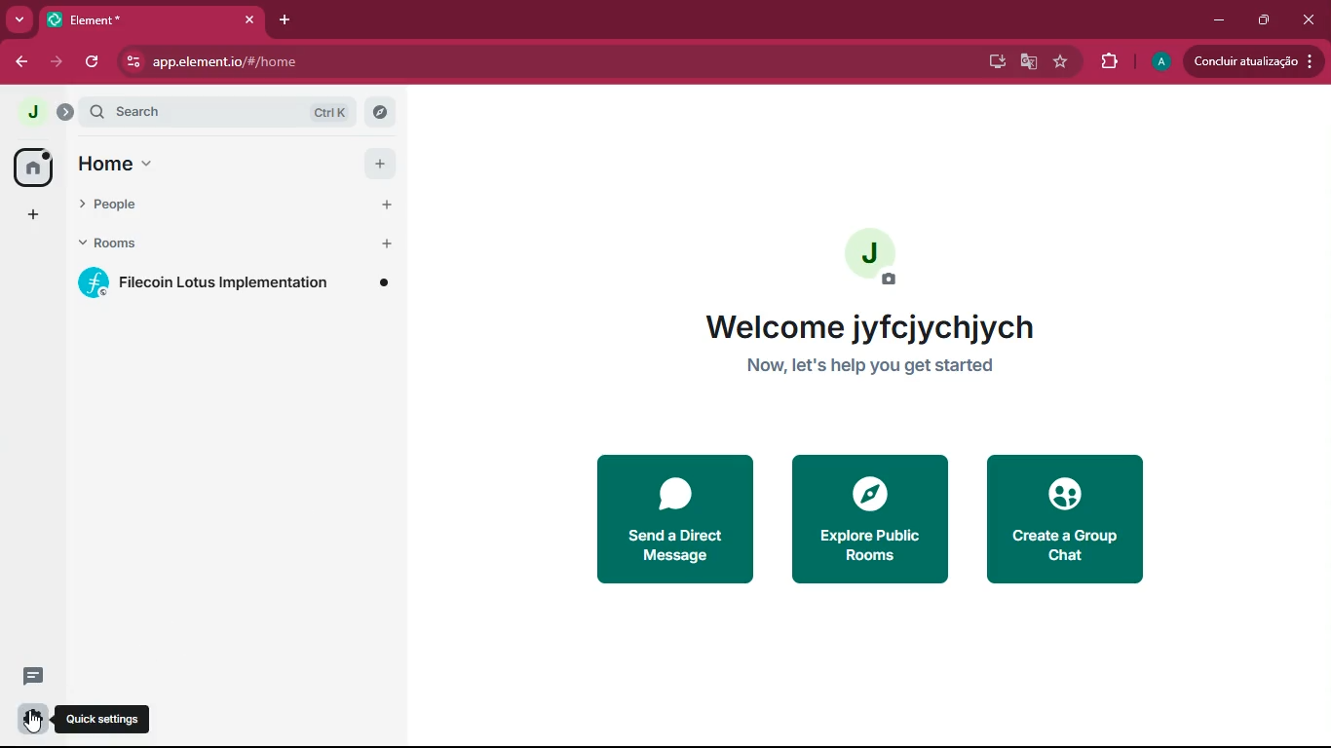 The width and height of the screenshot is (1331, 748). Describe the element at coordinates (388, 243) in the screenshot. I see `add button` at that location.